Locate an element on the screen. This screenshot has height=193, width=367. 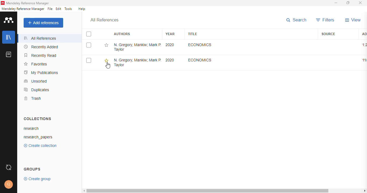
file is located at coordinates (50, 9).